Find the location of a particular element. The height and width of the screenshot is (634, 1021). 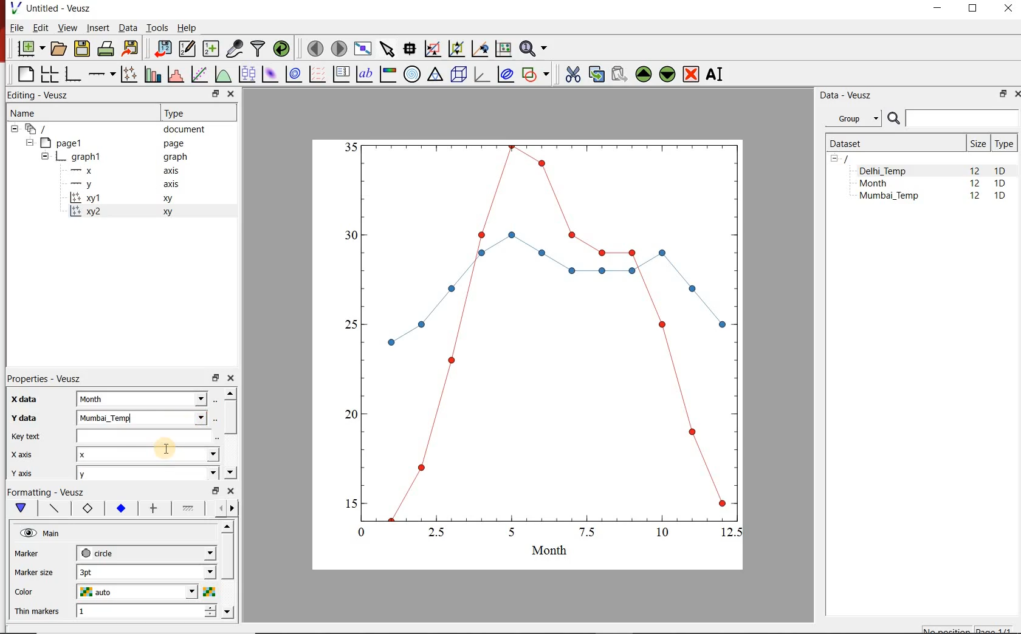

Untitled-Veusz is located at coordinates (54, 8).